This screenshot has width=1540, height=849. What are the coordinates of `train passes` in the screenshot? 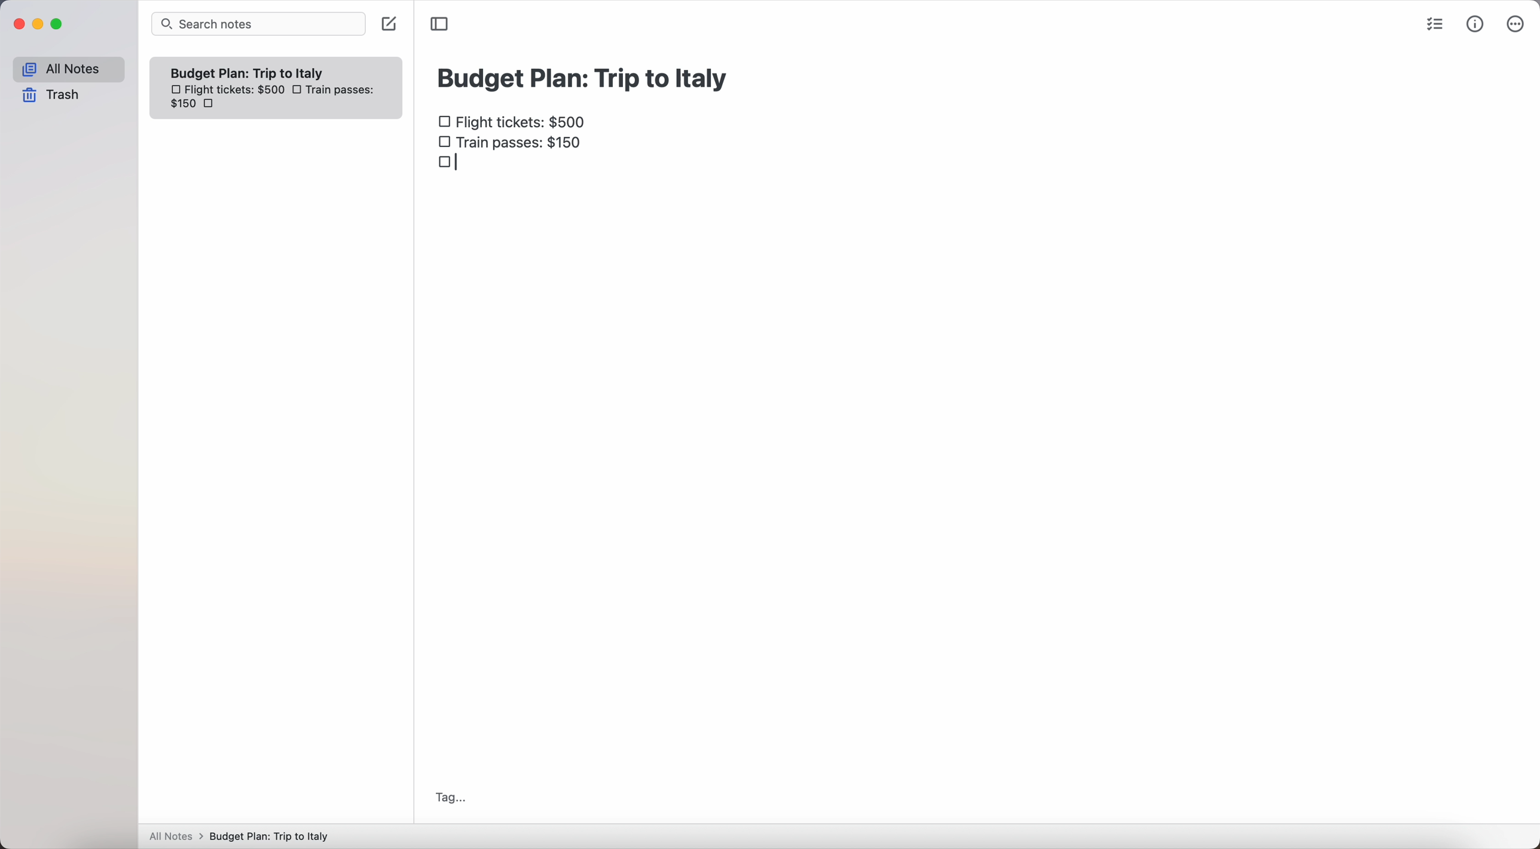 It's located at (343, 91).